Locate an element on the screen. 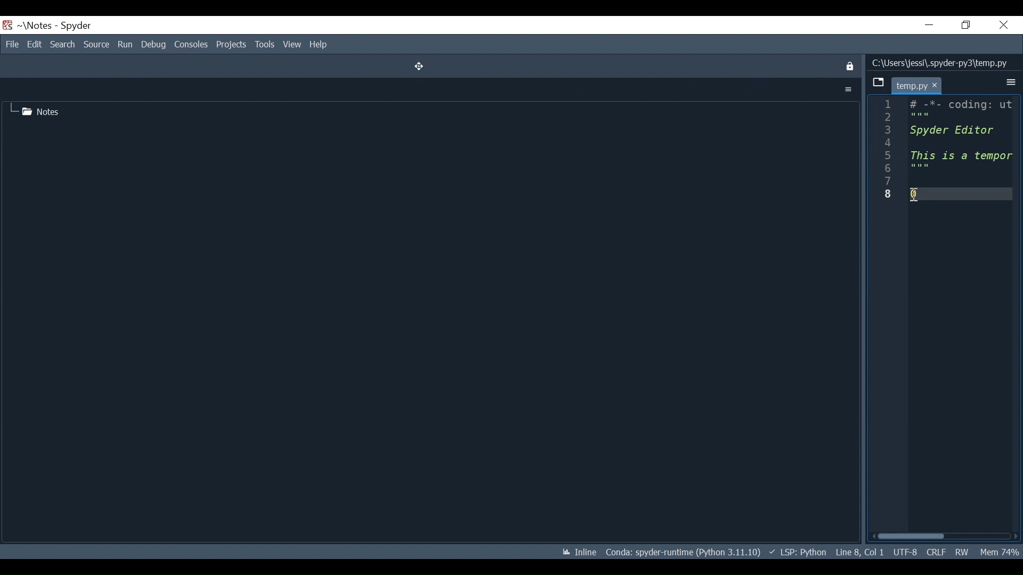 This screenshot has height=575, width=1023. Minimize is located at coordinates (929, 24).